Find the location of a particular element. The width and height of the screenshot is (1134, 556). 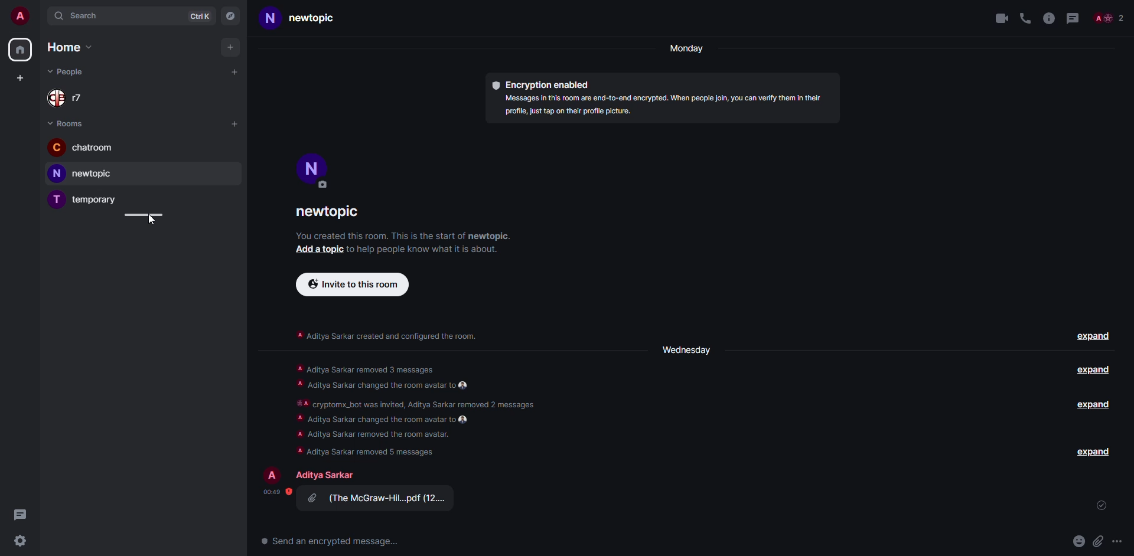

expand is located at coordinates (1094, 405).